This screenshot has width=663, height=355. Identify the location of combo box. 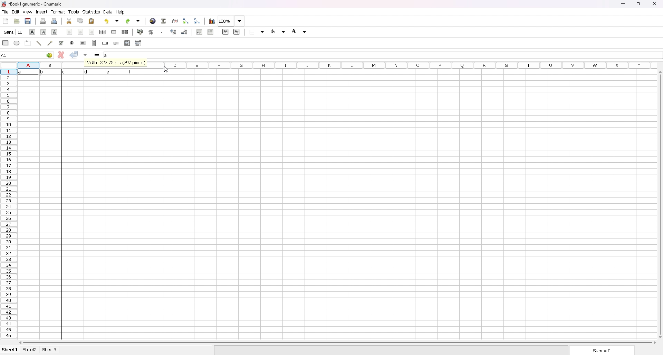
(138, 43).